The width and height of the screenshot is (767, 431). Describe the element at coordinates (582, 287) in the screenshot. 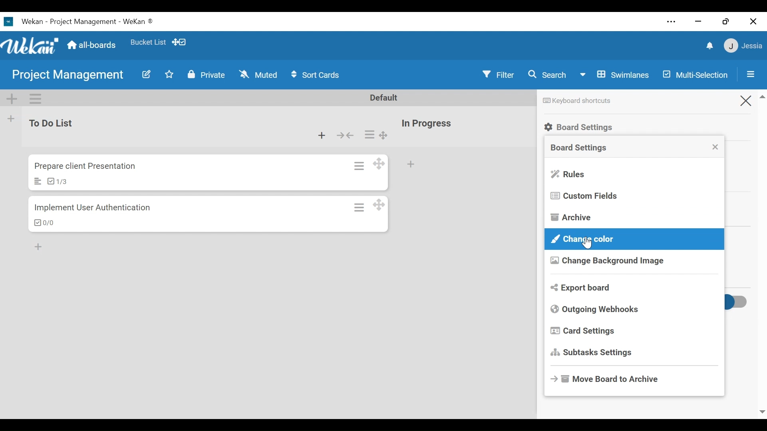

I see `Export board` at that location.